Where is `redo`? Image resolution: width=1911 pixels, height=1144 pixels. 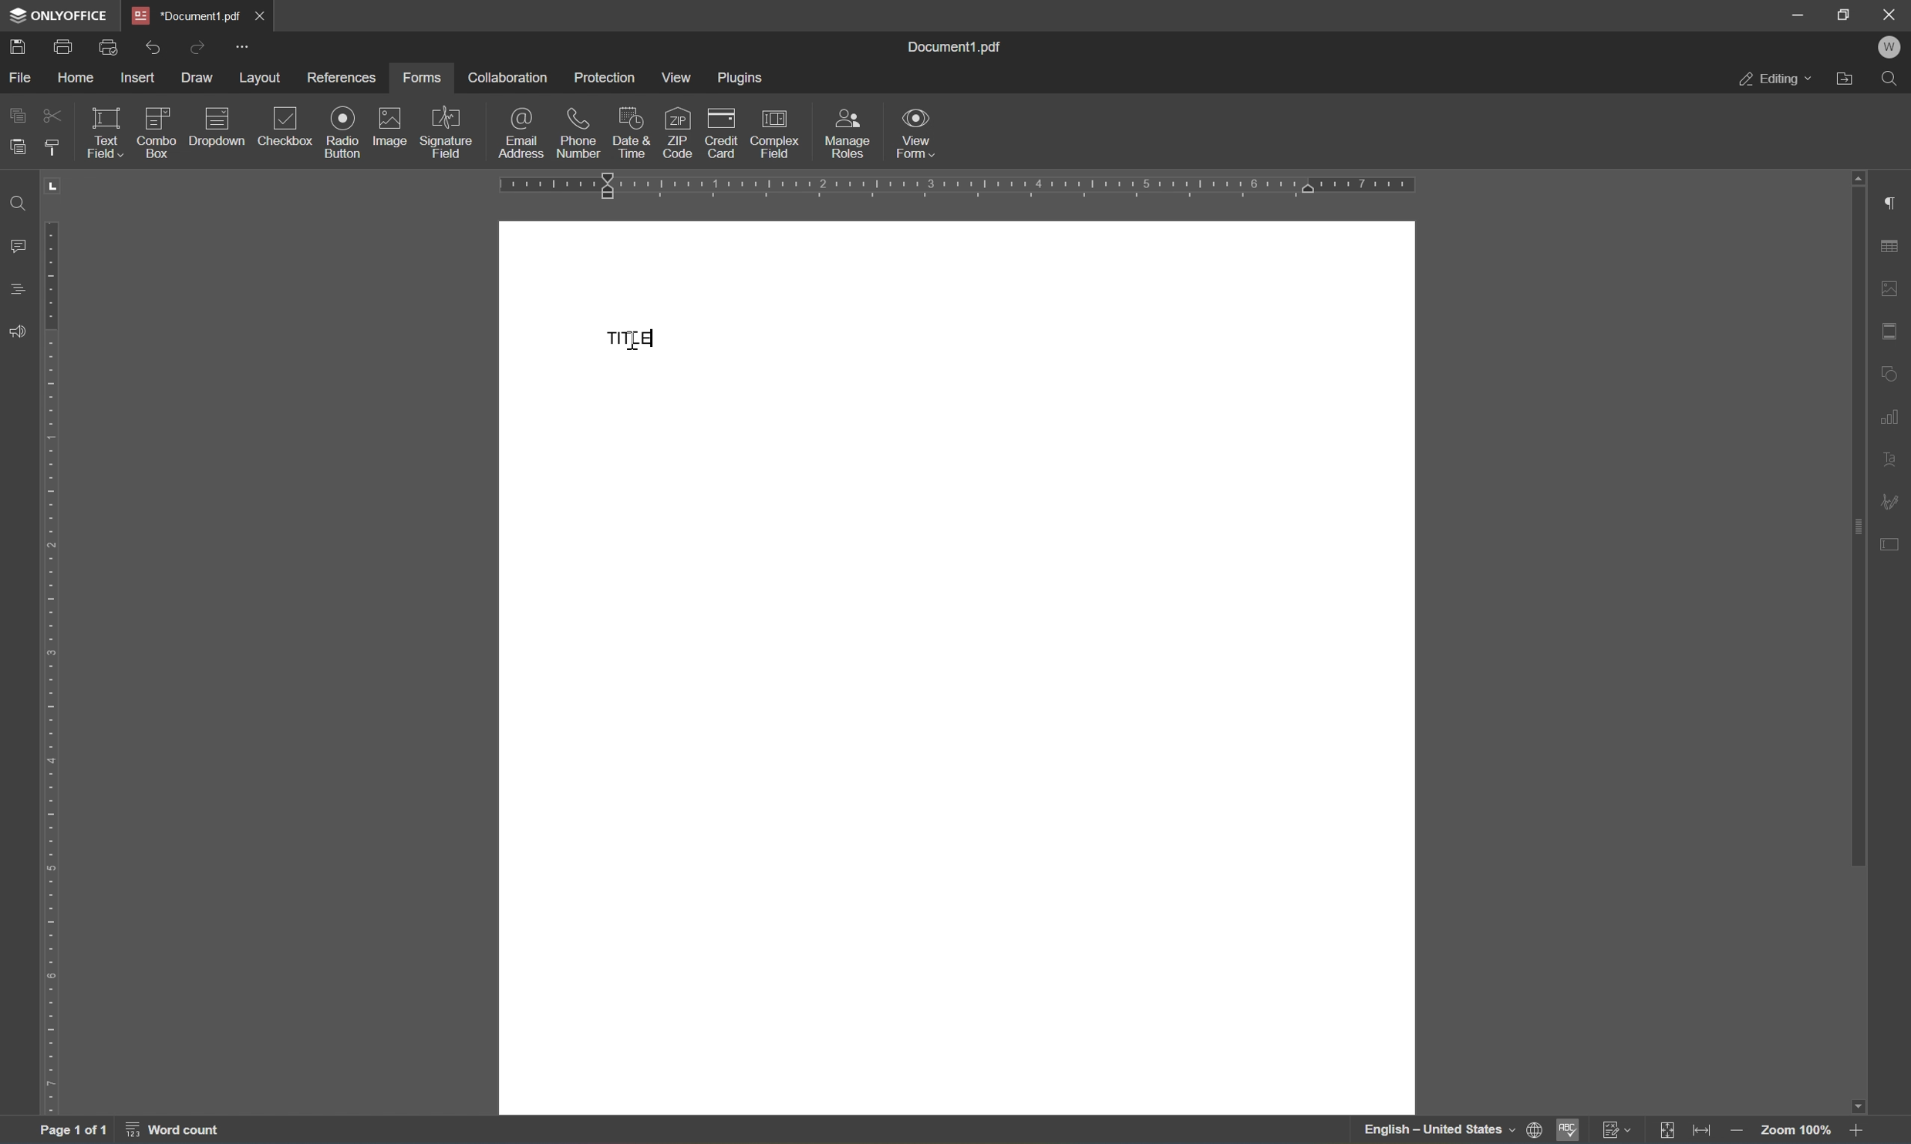
redo is located at coordinates (200, 47).